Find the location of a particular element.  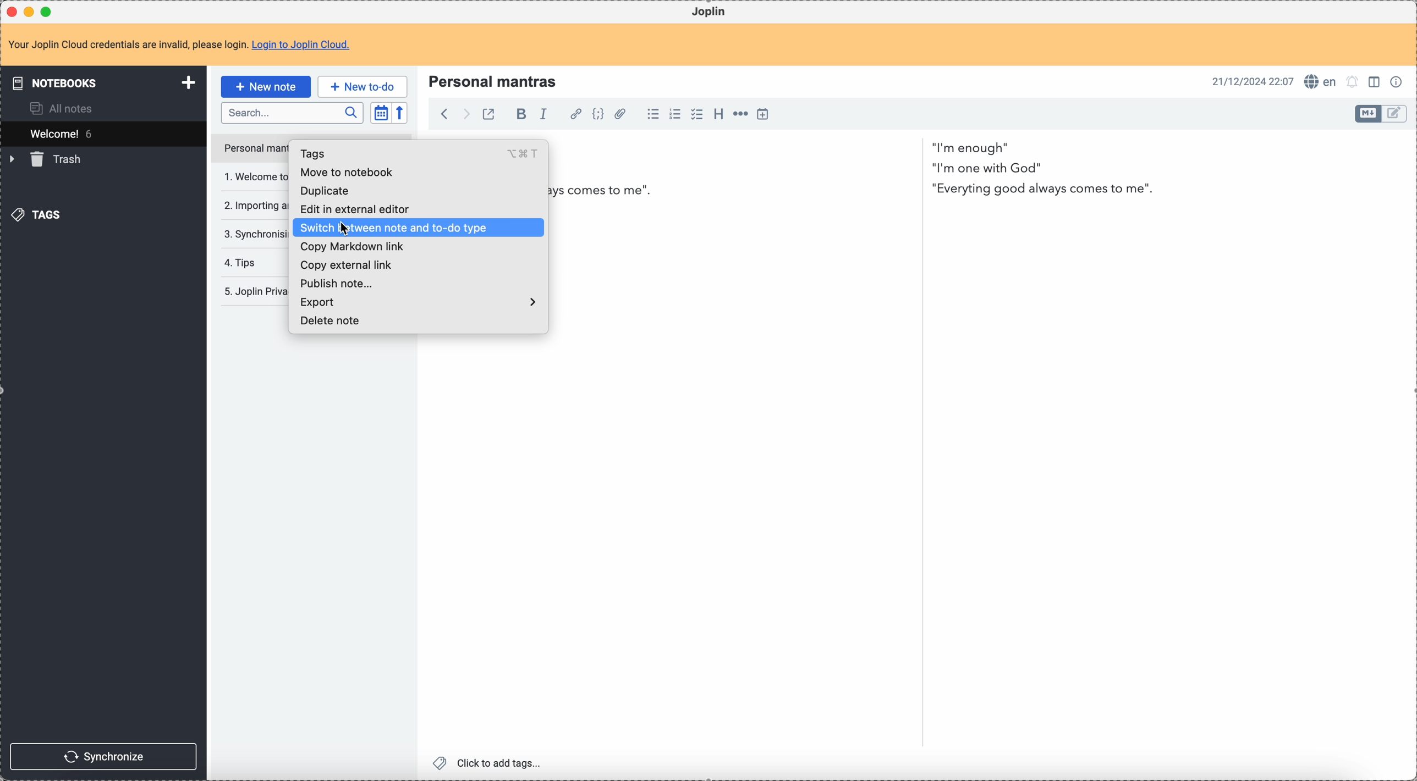

click to add tags is located at coordinates (490, 762).